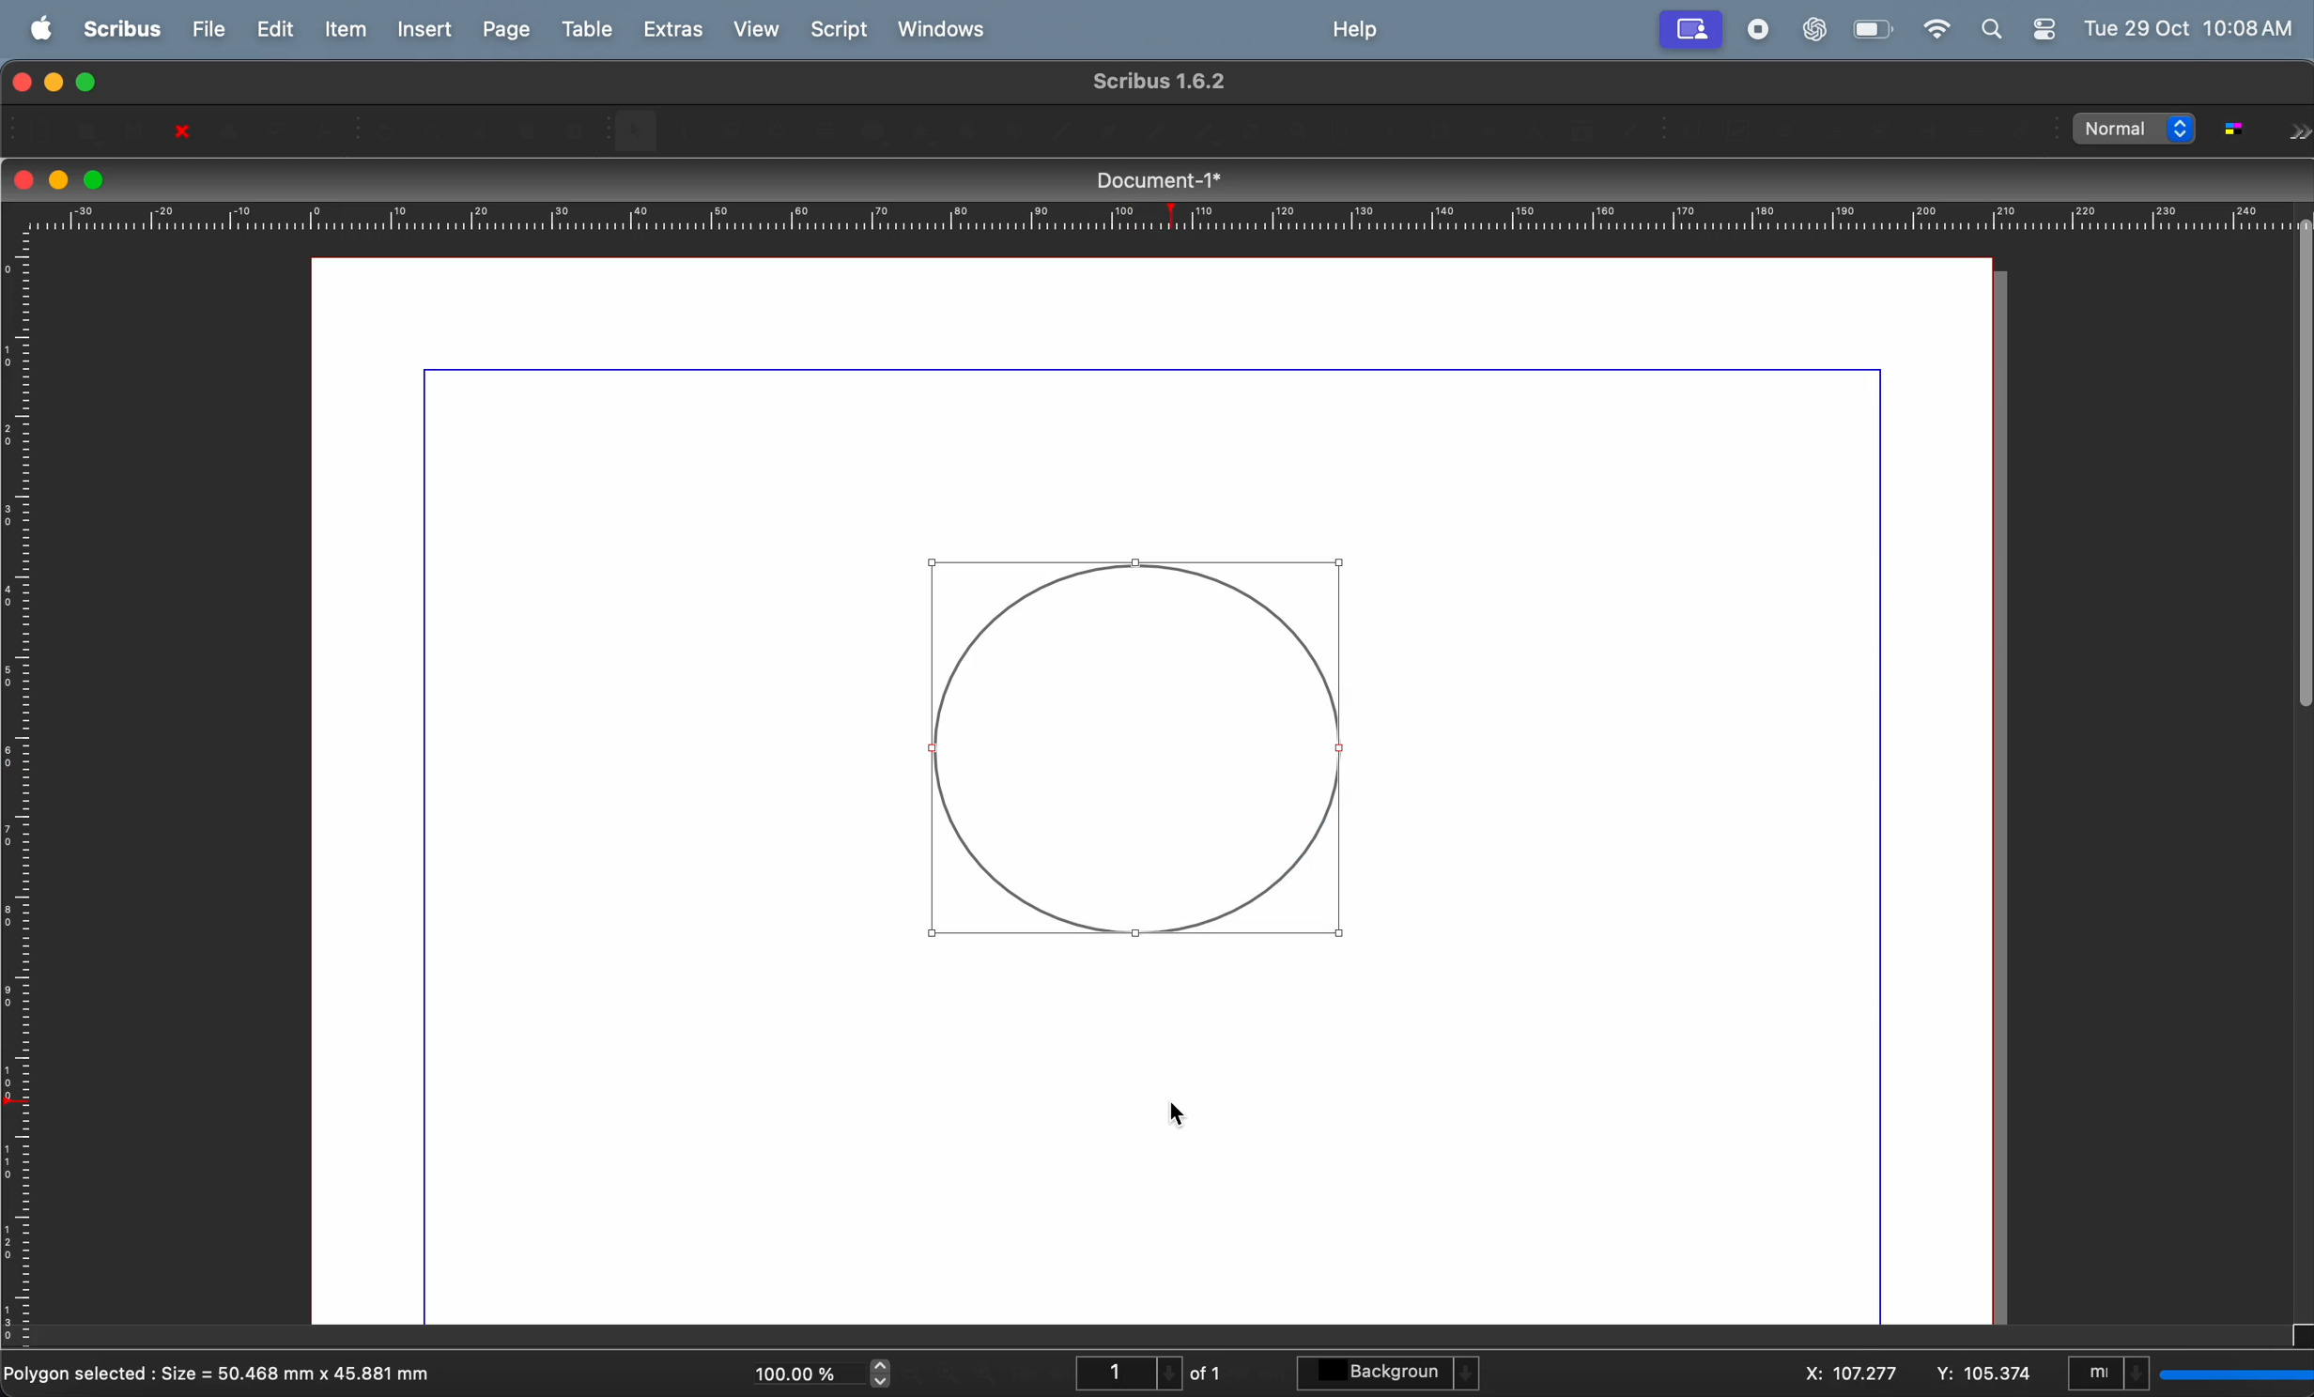  Describe the element at coordinates (1979, 1372) in the screenshot. I see `y co ordinate` at that location.